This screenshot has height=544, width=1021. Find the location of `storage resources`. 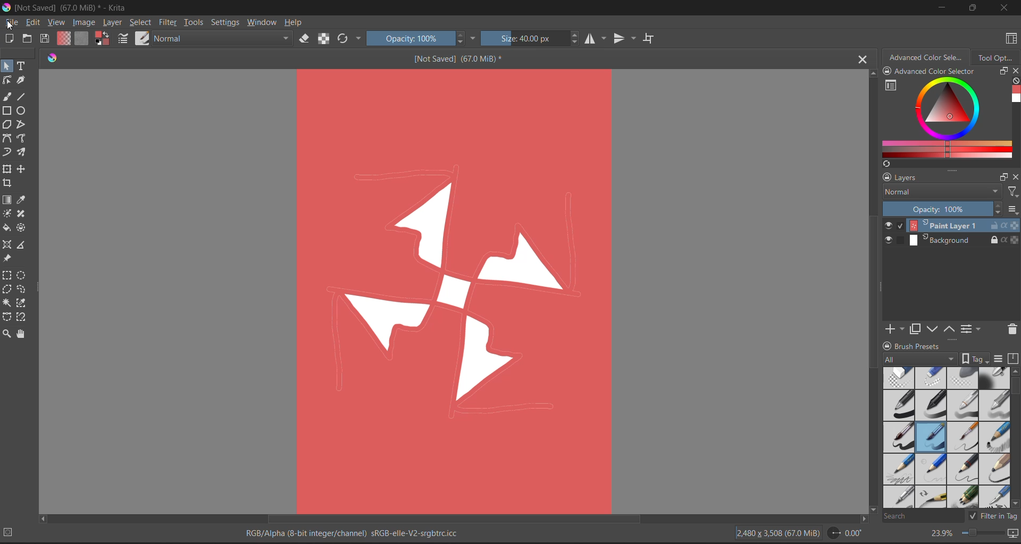

storage resources is located at coordinates (1014, 359).